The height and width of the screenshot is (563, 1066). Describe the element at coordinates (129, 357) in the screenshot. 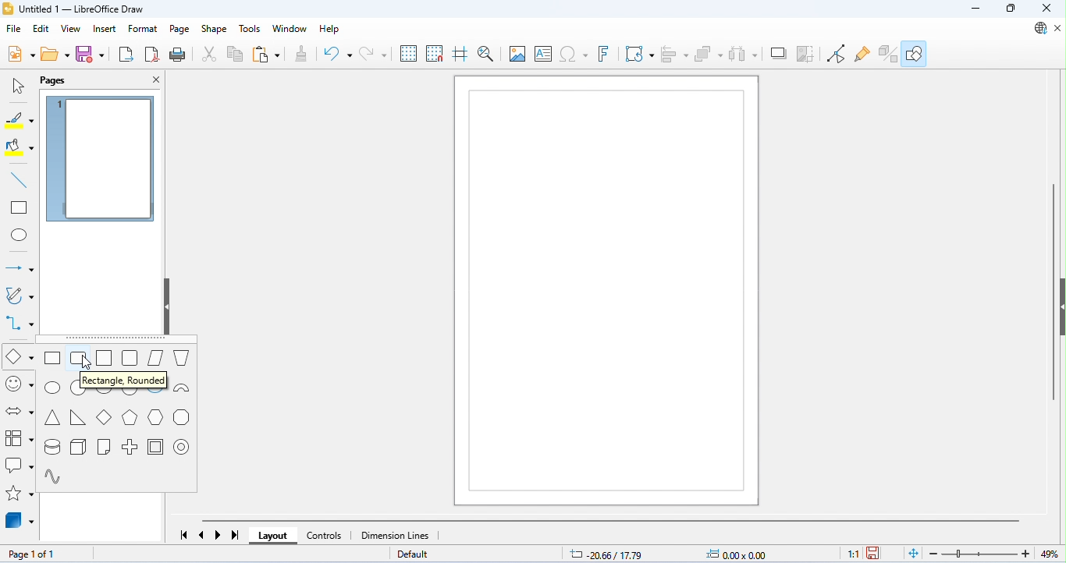

I see `rounded square` at that location.